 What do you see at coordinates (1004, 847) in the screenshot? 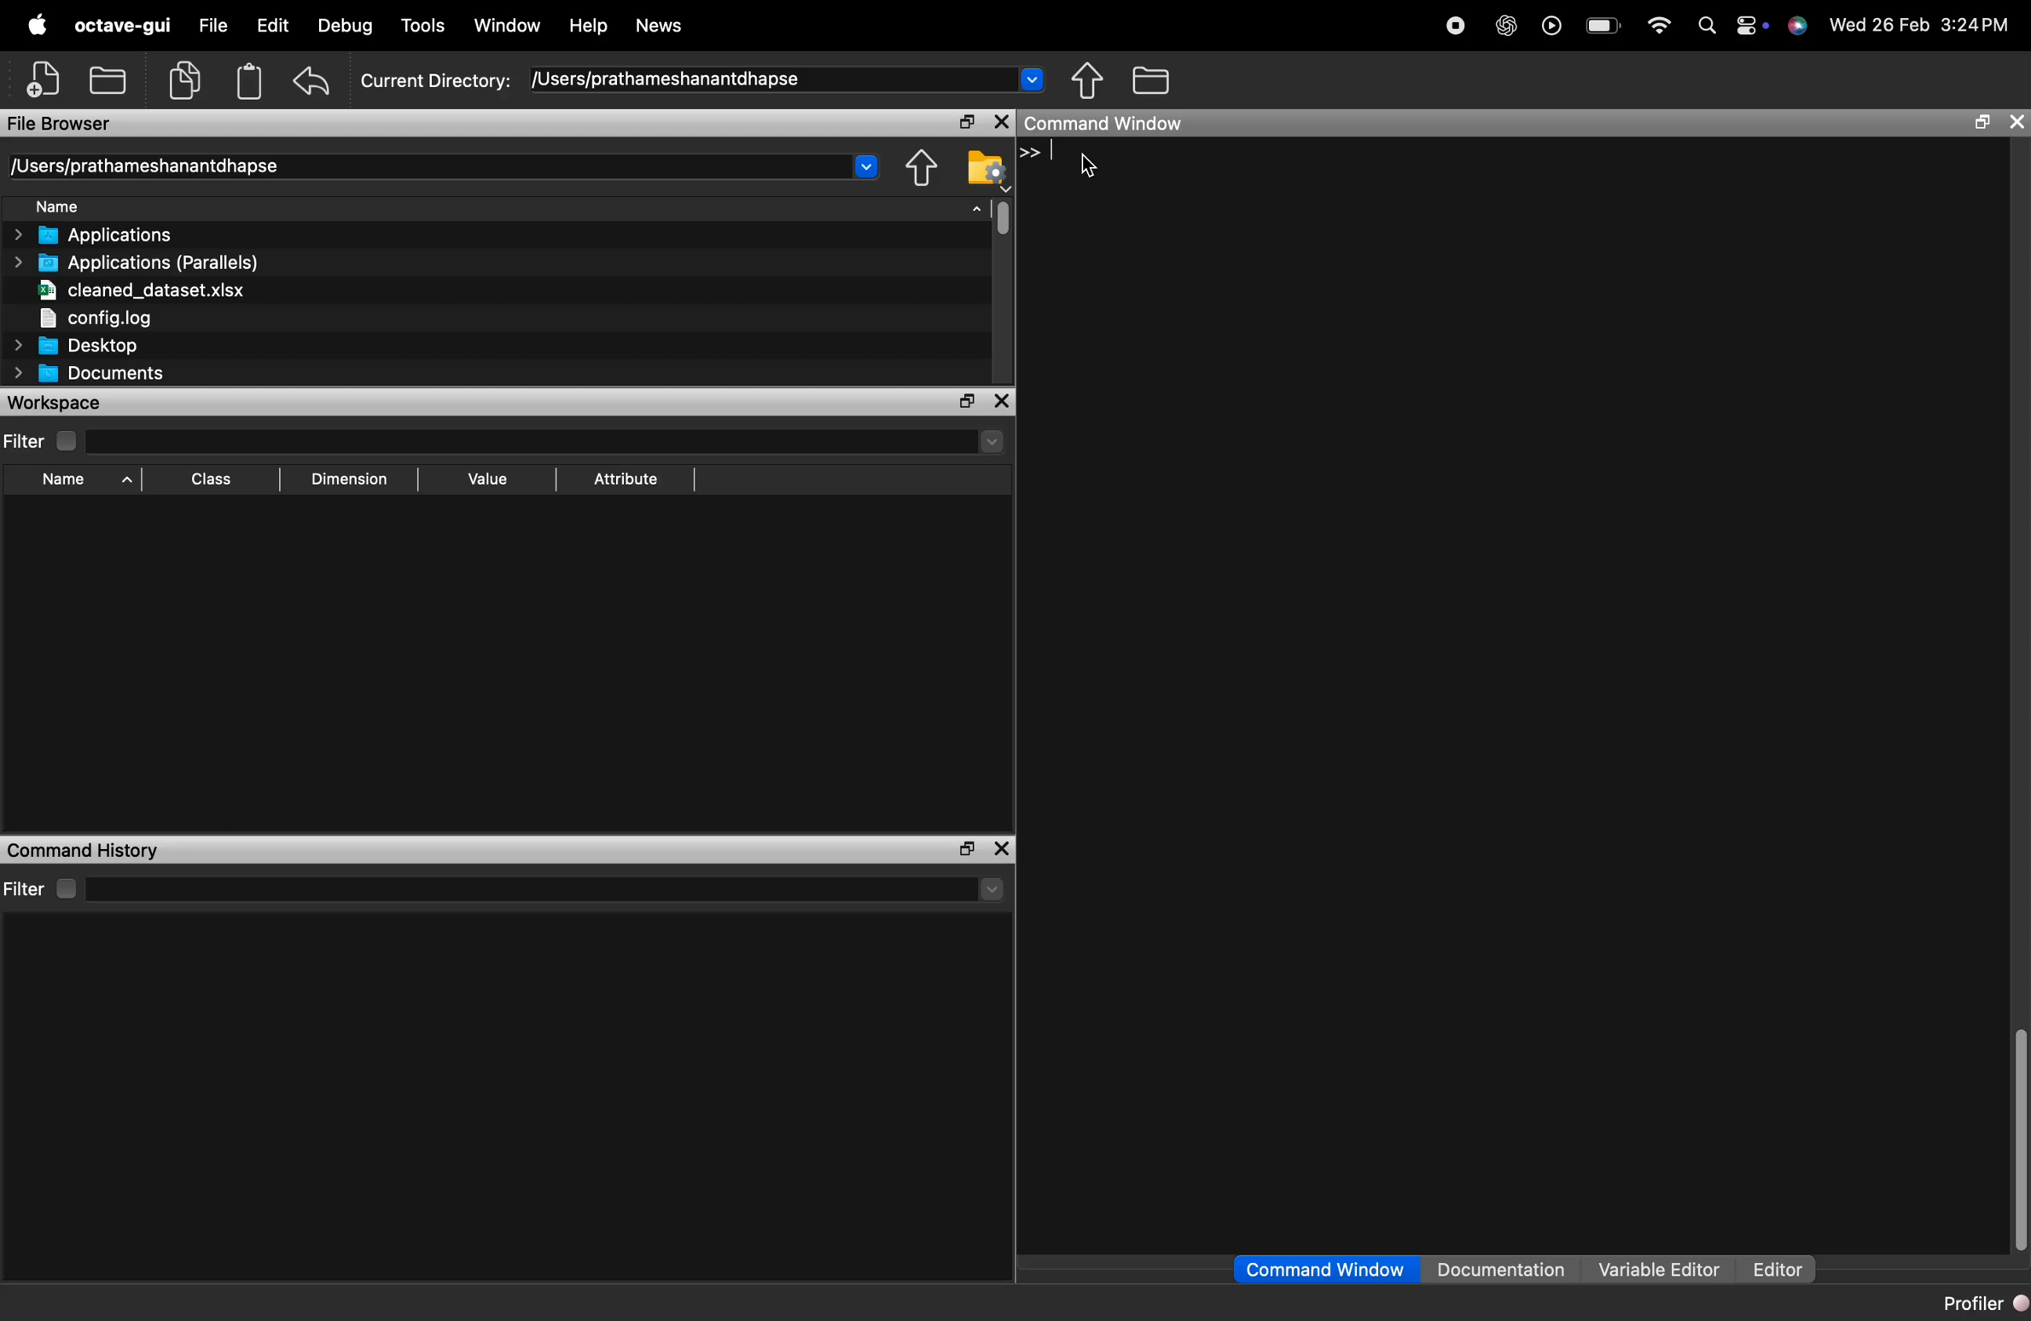
I see `Close` at bounding box center [1004, 847].